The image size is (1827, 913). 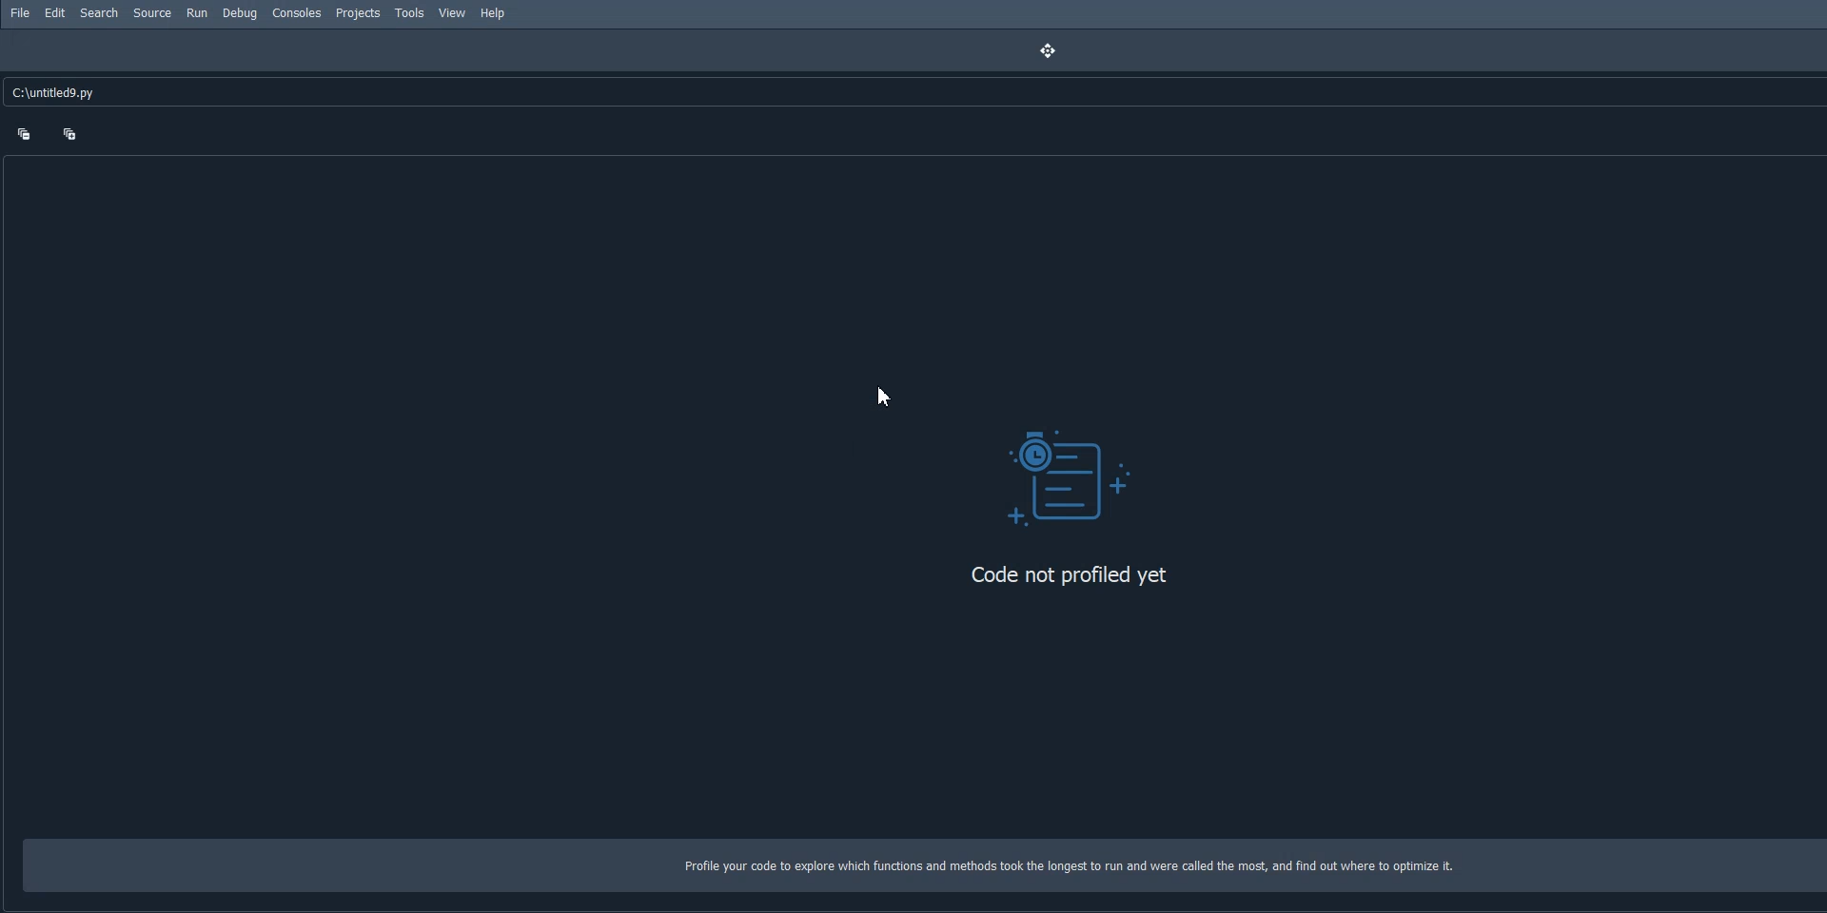 I want to click on Tools, so click(x=410, y=12).